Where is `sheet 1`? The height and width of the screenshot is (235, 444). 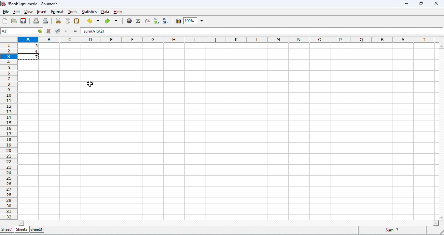 sheet 1 is located at coordinates (7, 229).